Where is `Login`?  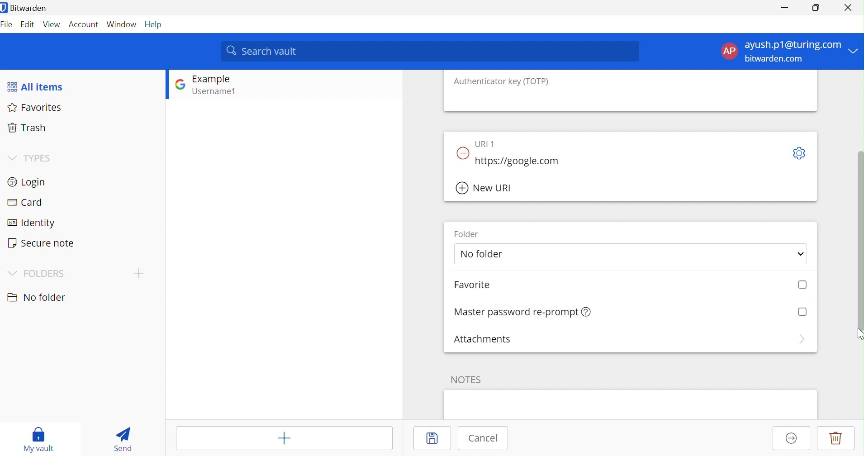 Login is located at coordinates (27, 181).